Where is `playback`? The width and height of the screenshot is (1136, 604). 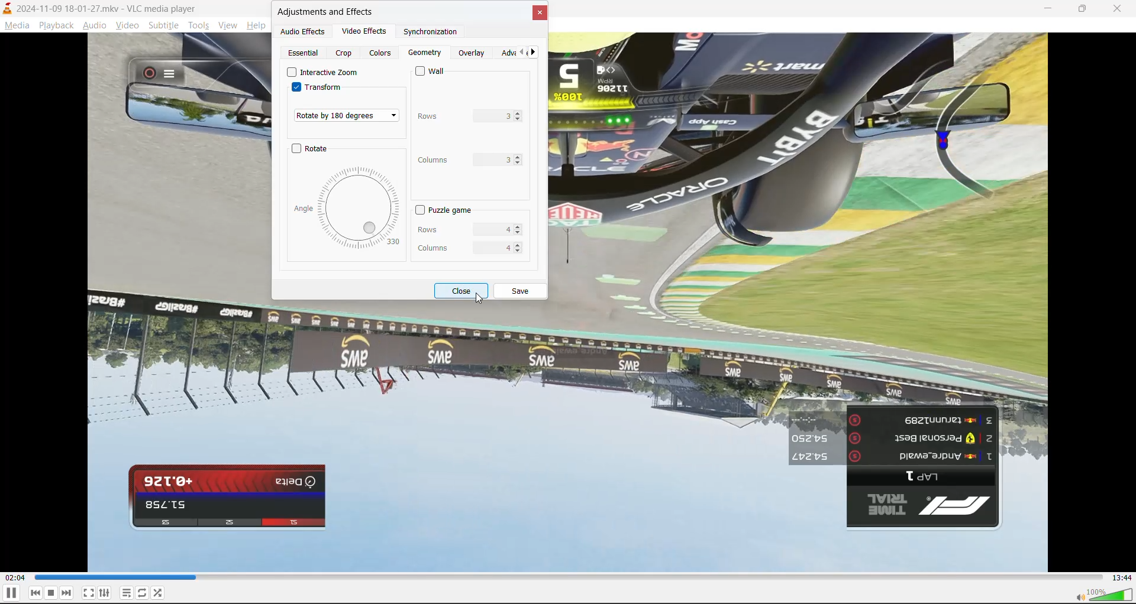 playback is located at coordinates (54, 24).